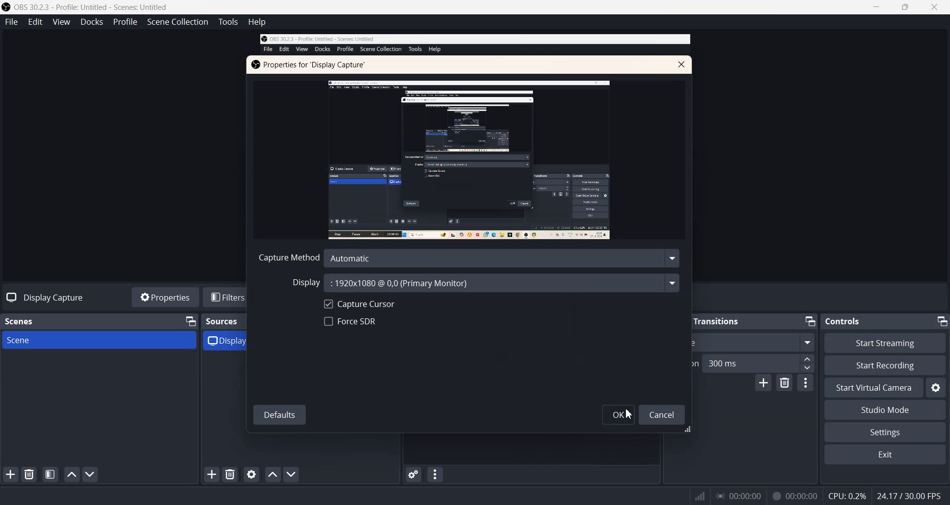  Describe the element at coordinates (468, 159) in the screenshot. I see `Preview` at that location.